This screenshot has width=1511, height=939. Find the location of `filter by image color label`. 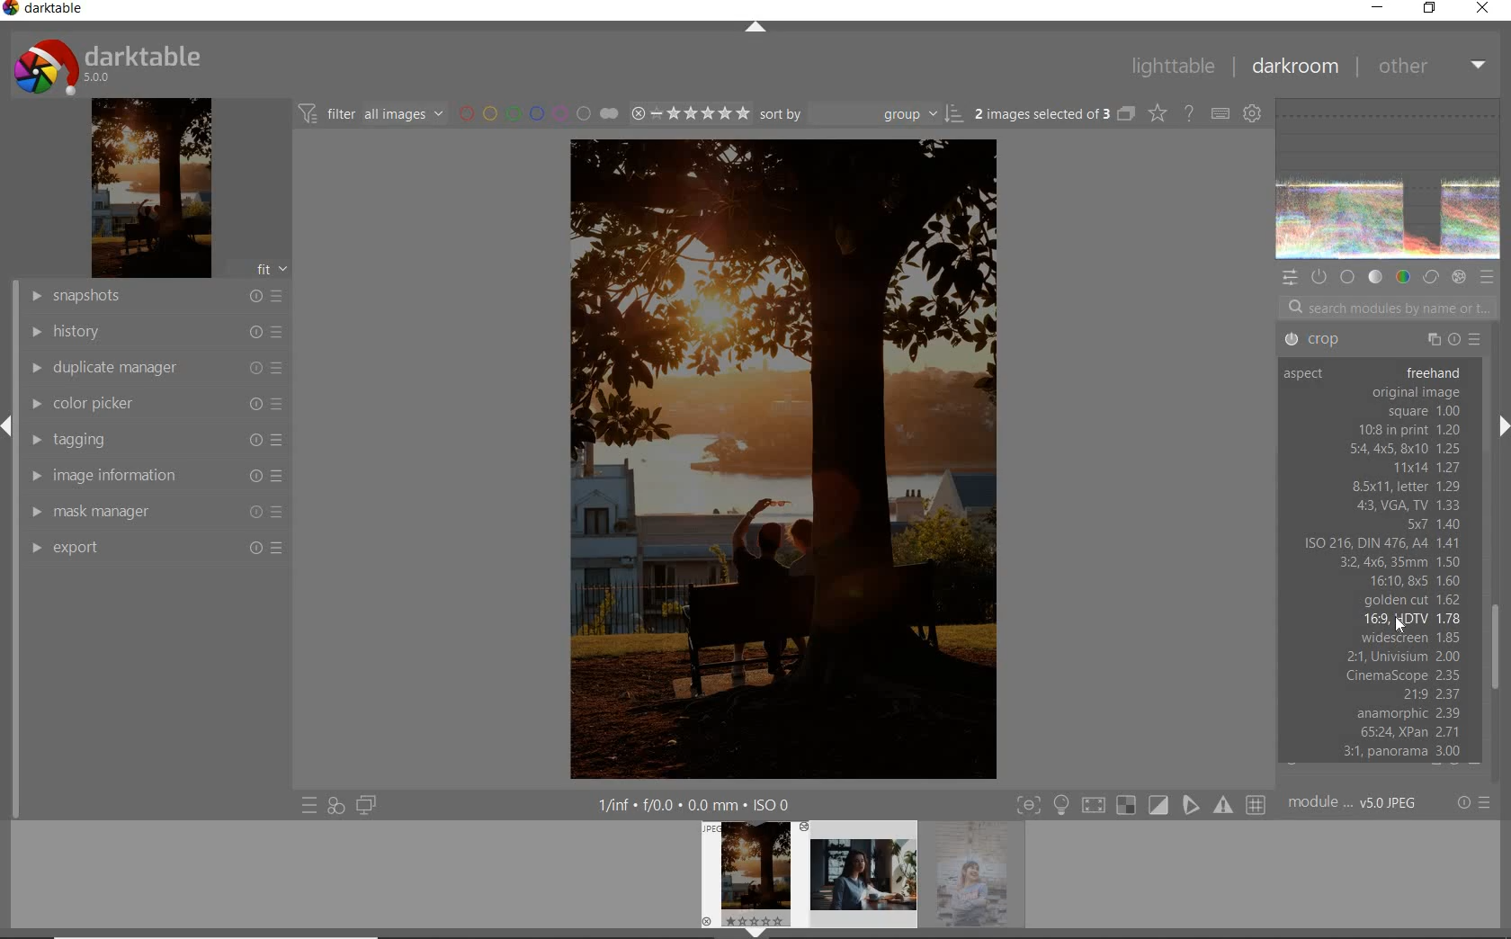

filter by image color label is located at coordinates (535, 112).